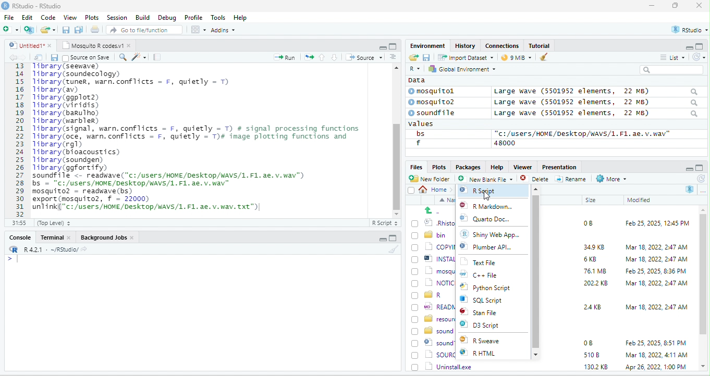  I want to click on Feb 25, 2025, 8:36 PM, so click(654, 271).